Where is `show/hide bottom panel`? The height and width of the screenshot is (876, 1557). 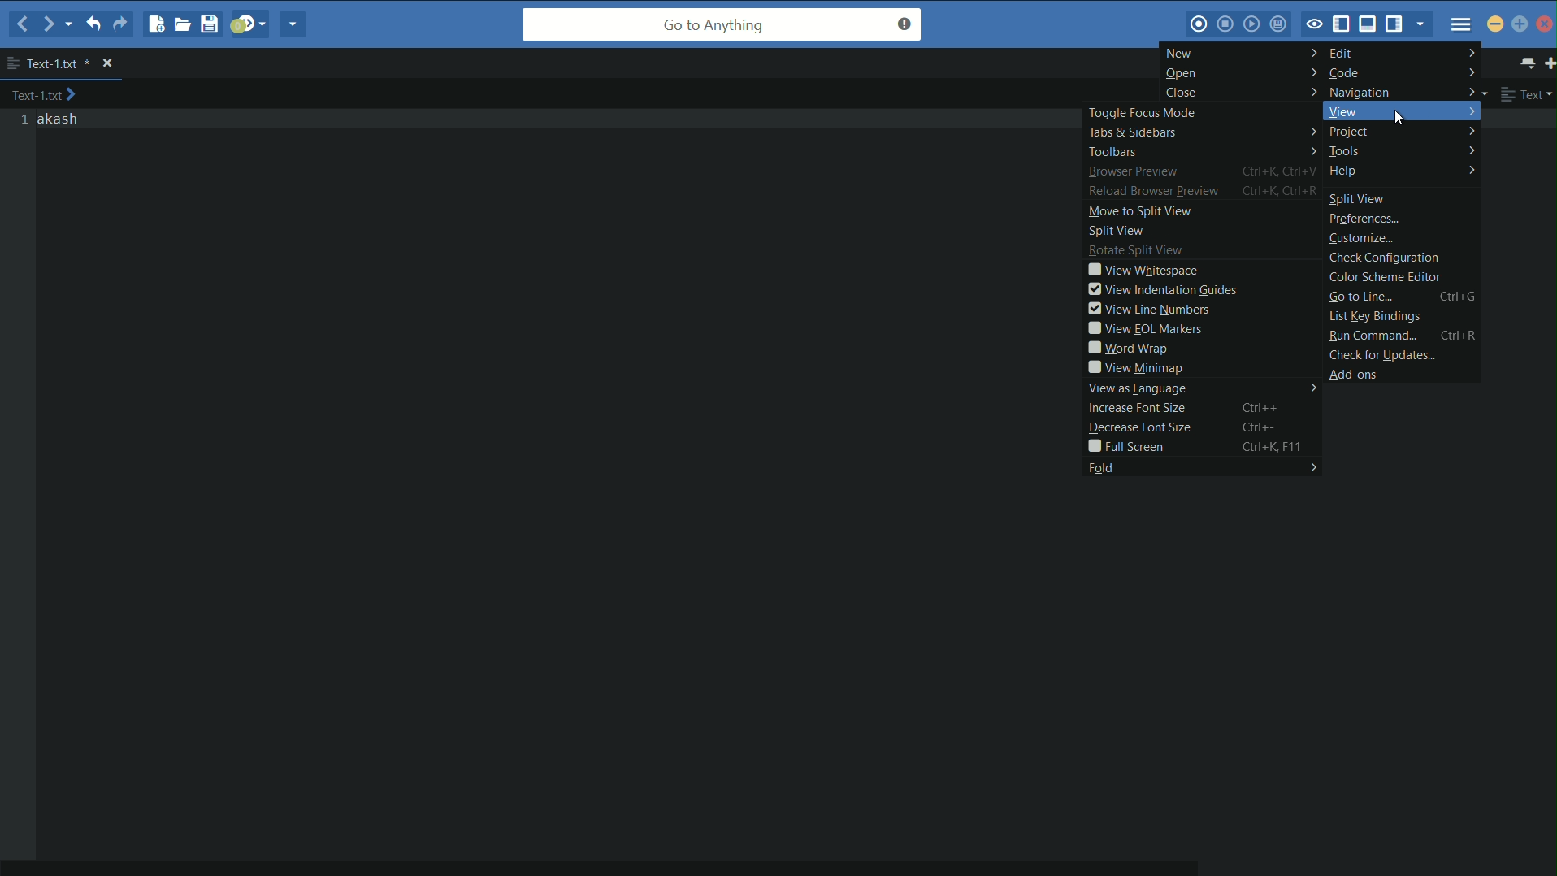
show/hide bottom panel is located at coordinates (1371, 23).